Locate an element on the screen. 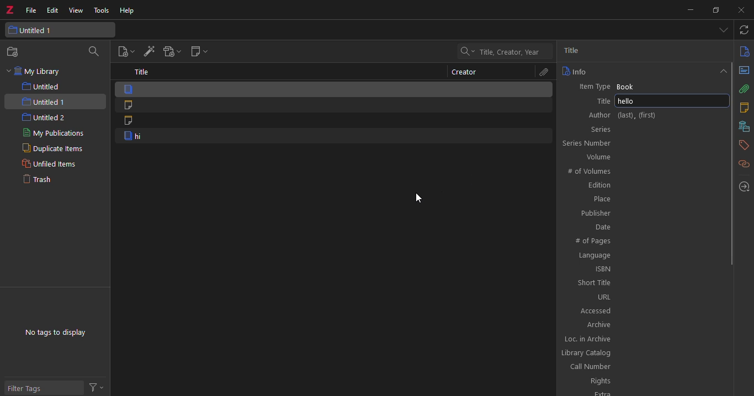 This screenshot has width=754, height=396. add attach is located at coordinates (171, 53).